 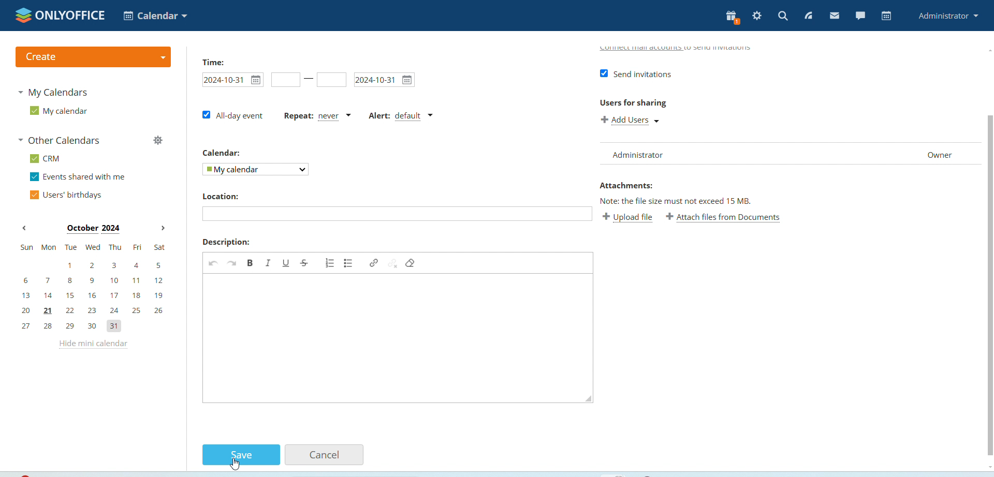 What do you see at coordinates (397, 214) in the screenshot?
I see `Add location` at bounding box center [397, 214].